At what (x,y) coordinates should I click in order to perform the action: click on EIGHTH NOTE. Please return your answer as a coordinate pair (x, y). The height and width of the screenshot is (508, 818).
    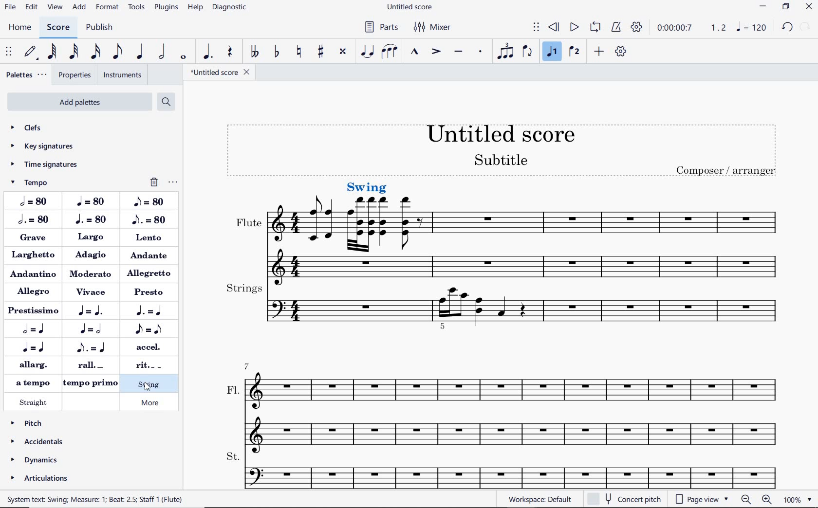
    Looking at the image, I should click on (117, 52).